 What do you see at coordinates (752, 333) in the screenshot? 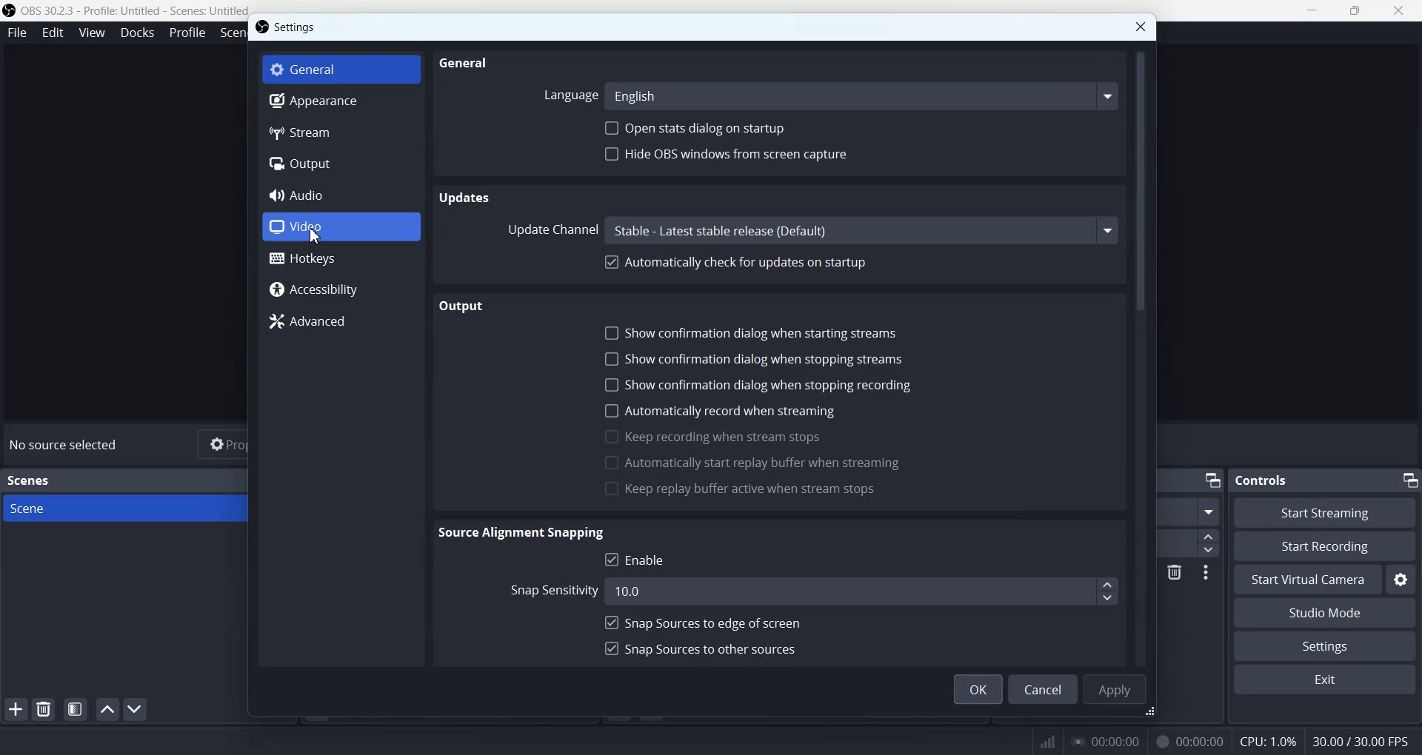
I see `Show confirmation dialog when starting streams` at bounding box center [752, 333].